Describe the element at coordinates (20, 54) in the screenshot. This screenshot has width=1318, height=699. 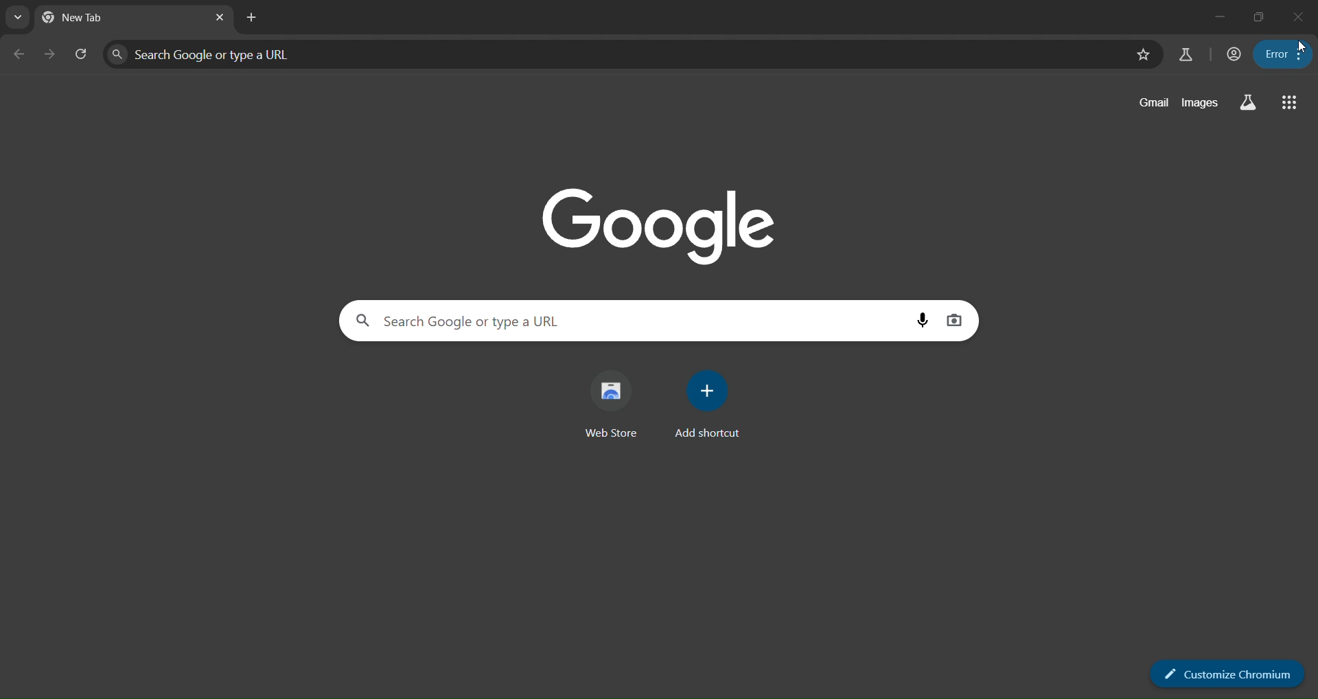
I see `go back one page` at that location.